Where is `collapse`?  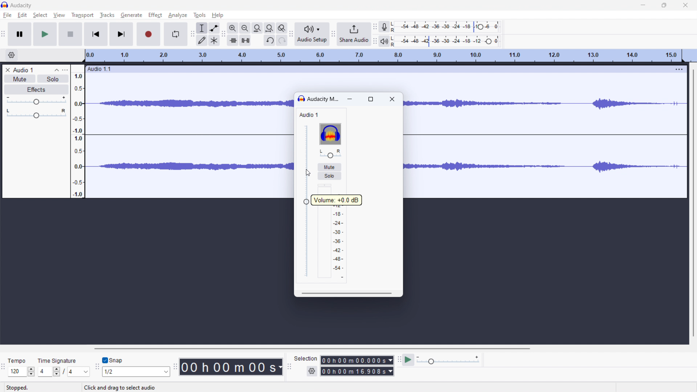
collapse is located at coordinates (57, 70).